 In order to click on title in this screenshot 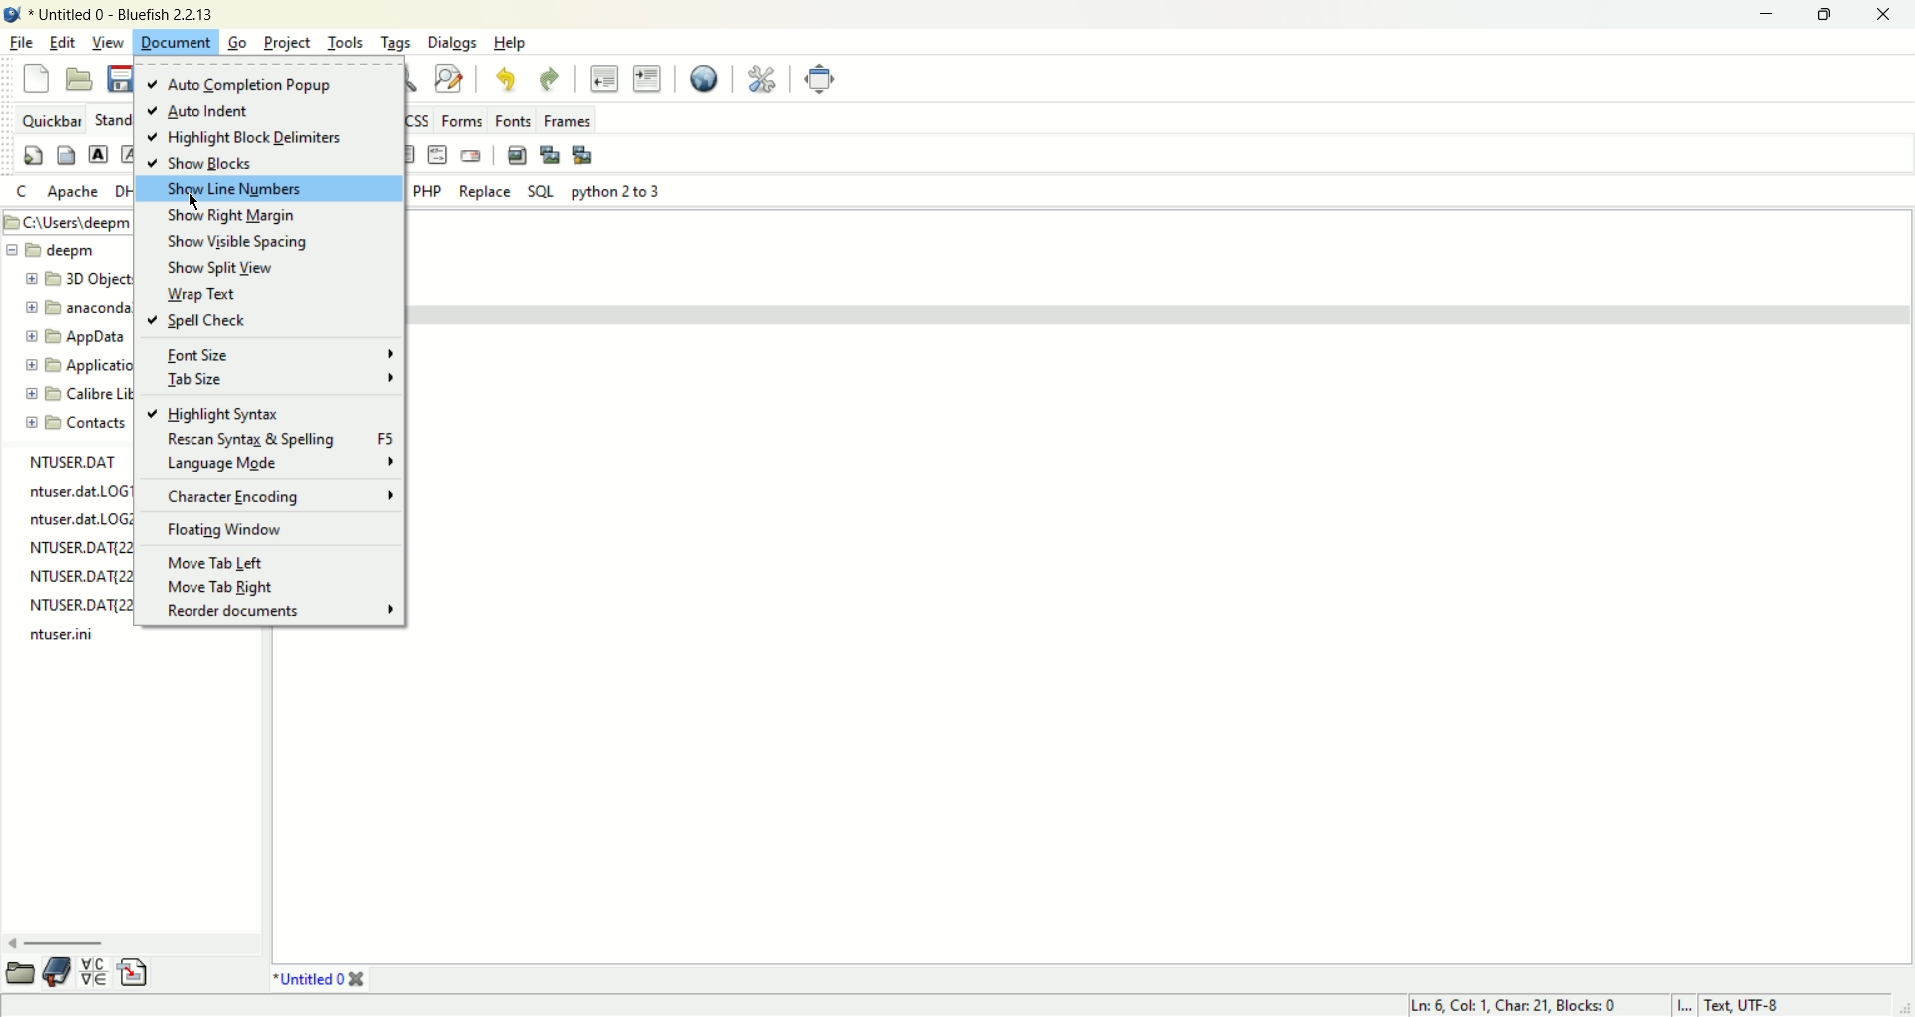, I will do `click(123, 14)`.